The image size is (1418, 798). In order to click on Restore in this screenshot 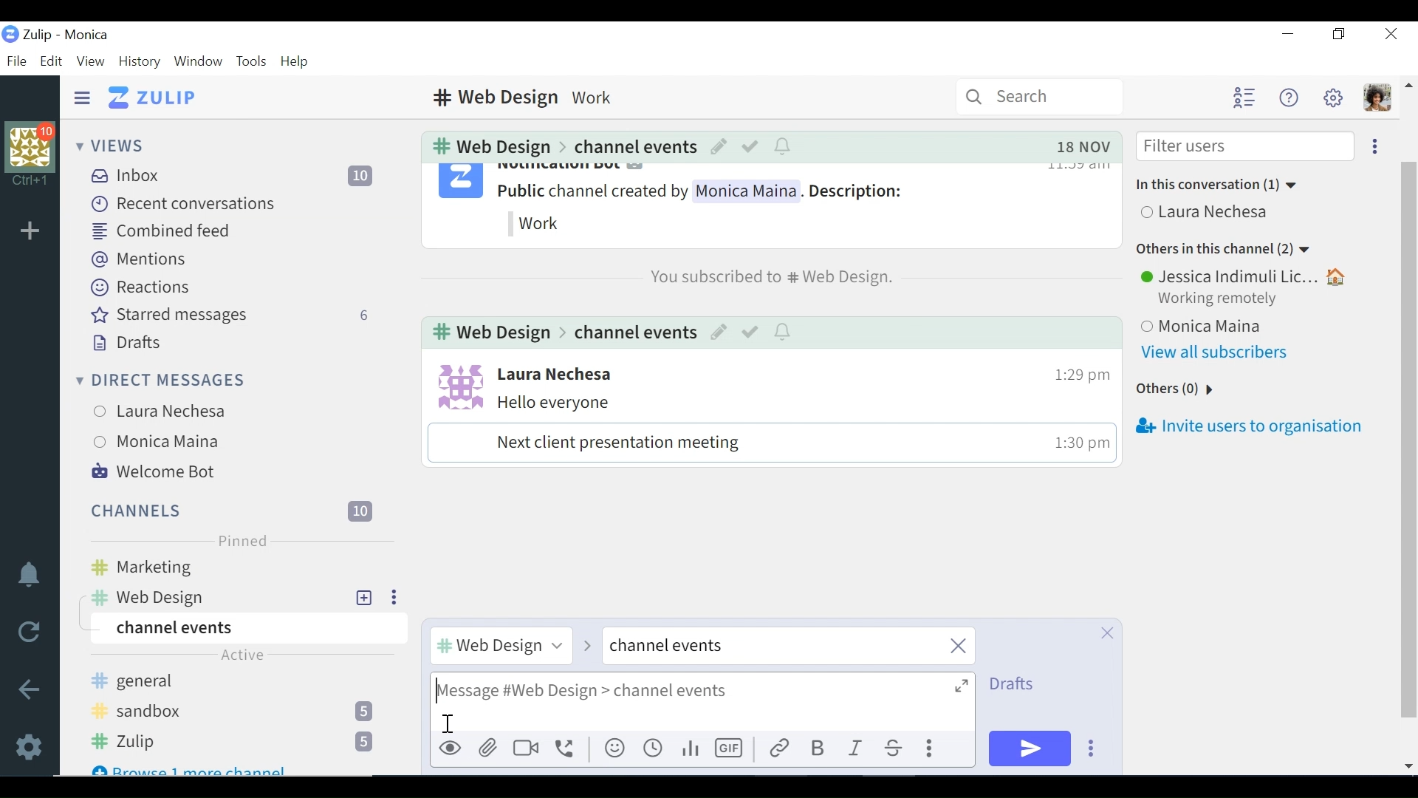, I will do `click(1340, 35)`.